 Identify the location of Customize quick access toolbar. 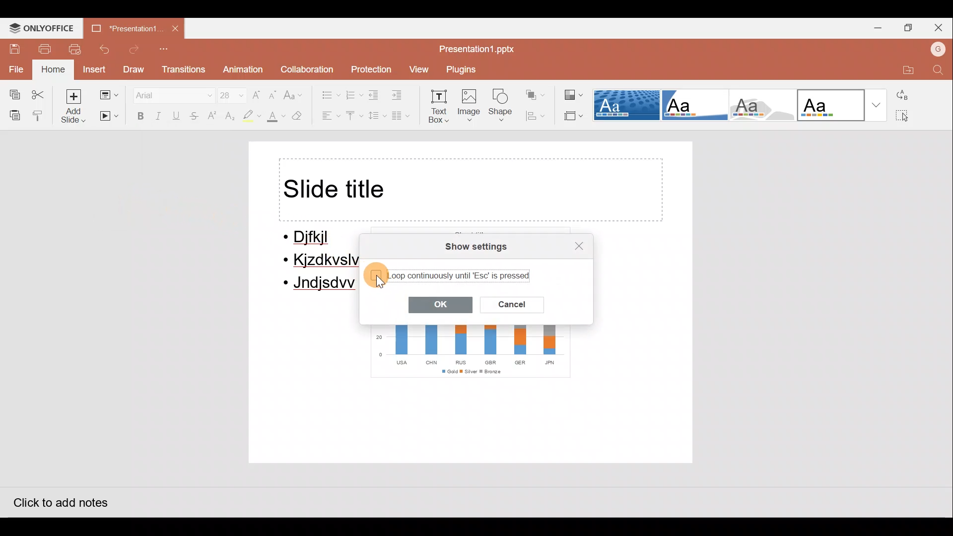
(169, 49).